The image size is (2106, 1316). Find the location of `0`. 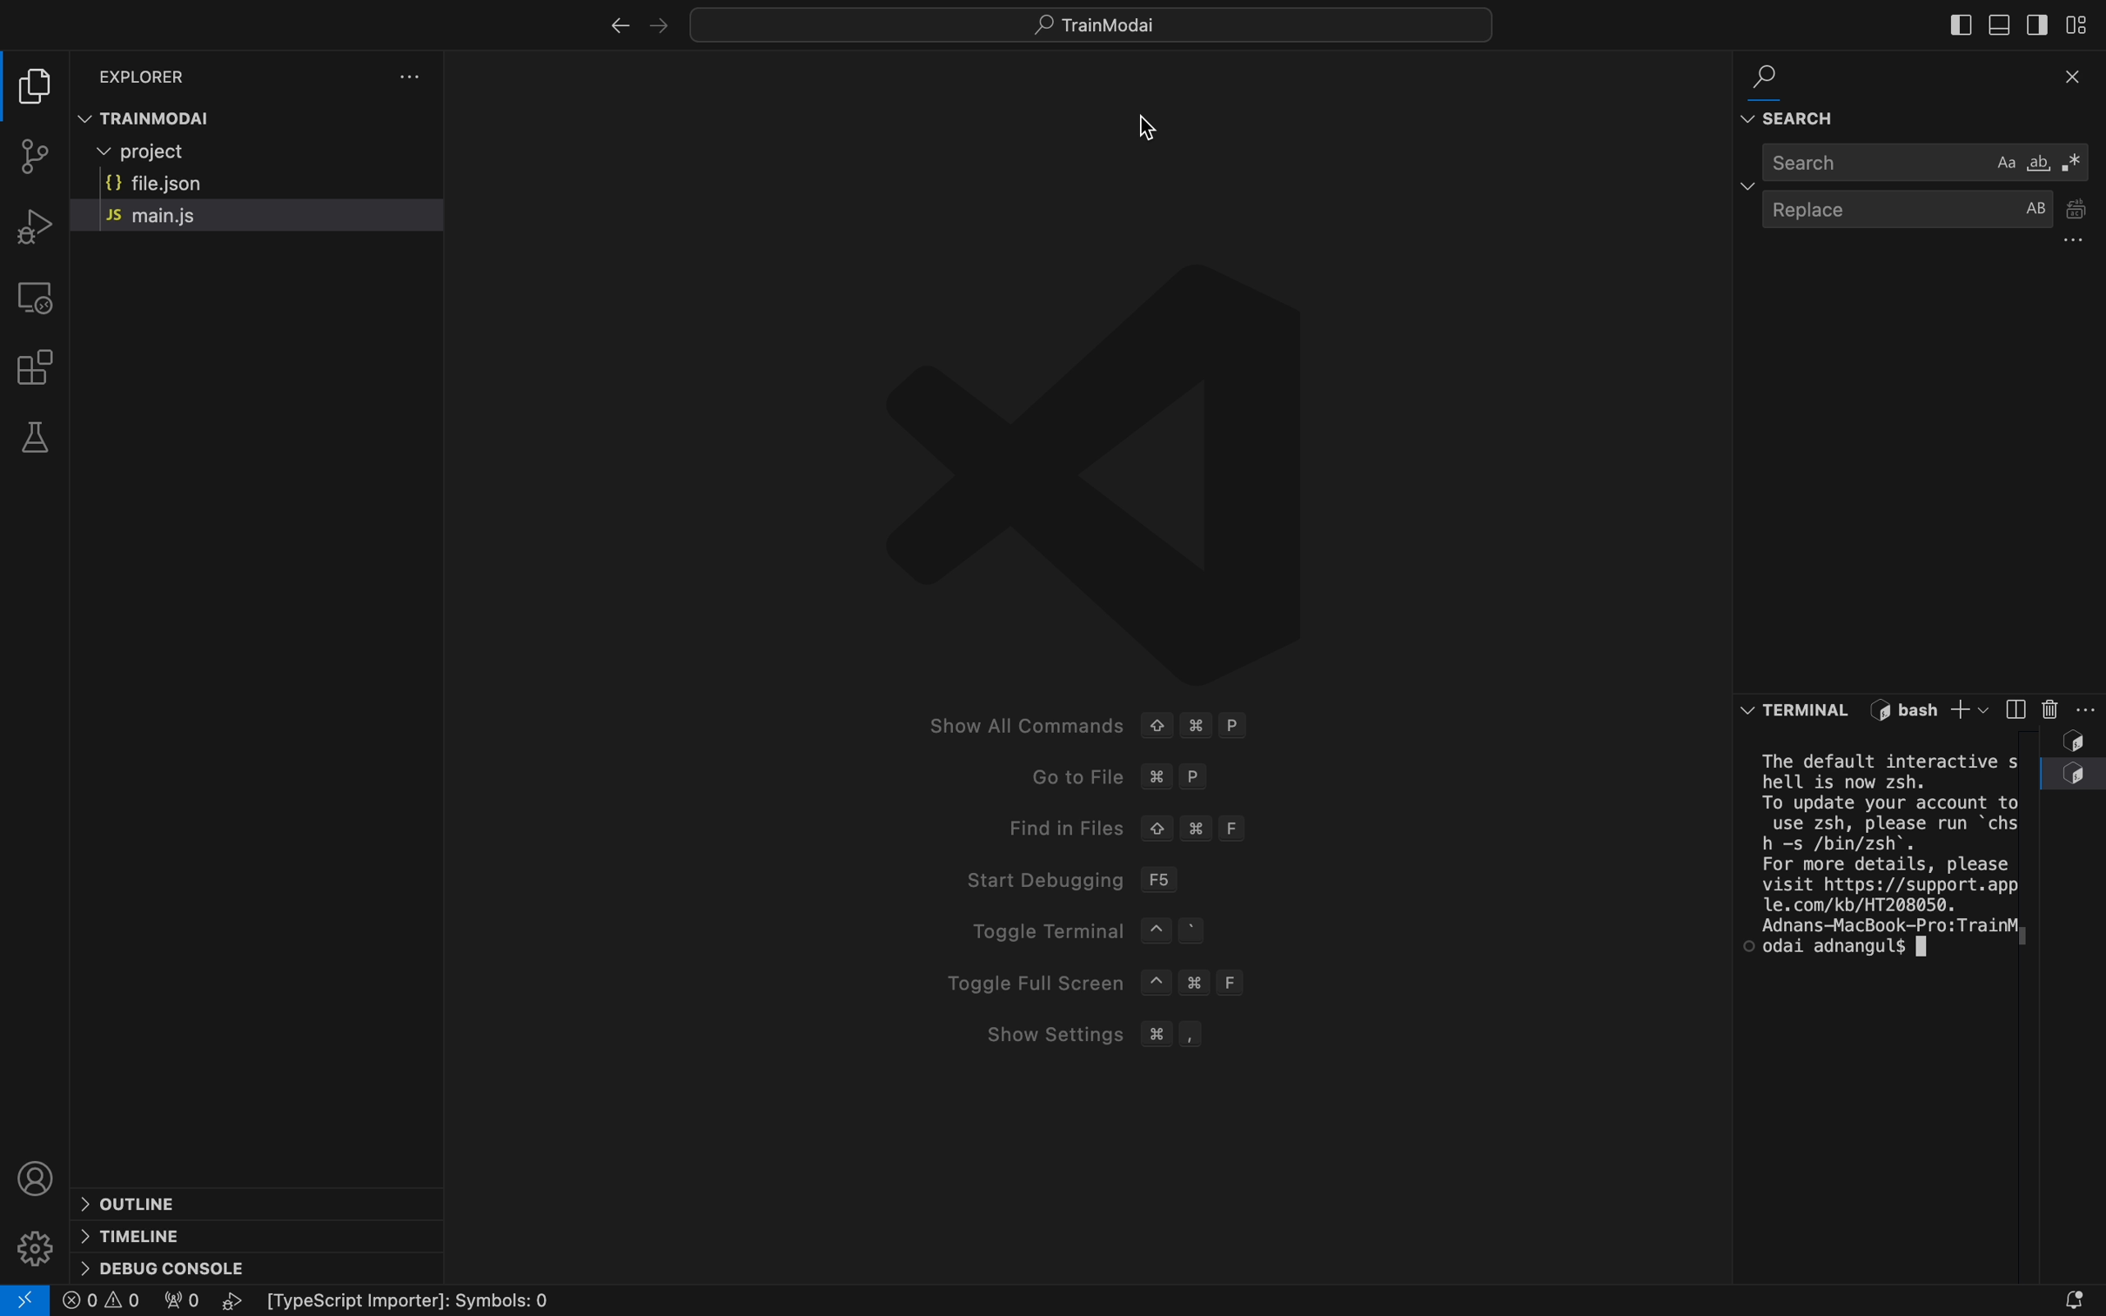

0 is located at coordinates (103, 1301).